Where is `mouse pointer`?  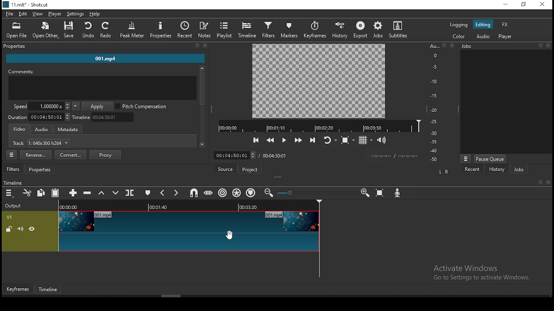
mouse pointer is located at coordinates (229, 235).